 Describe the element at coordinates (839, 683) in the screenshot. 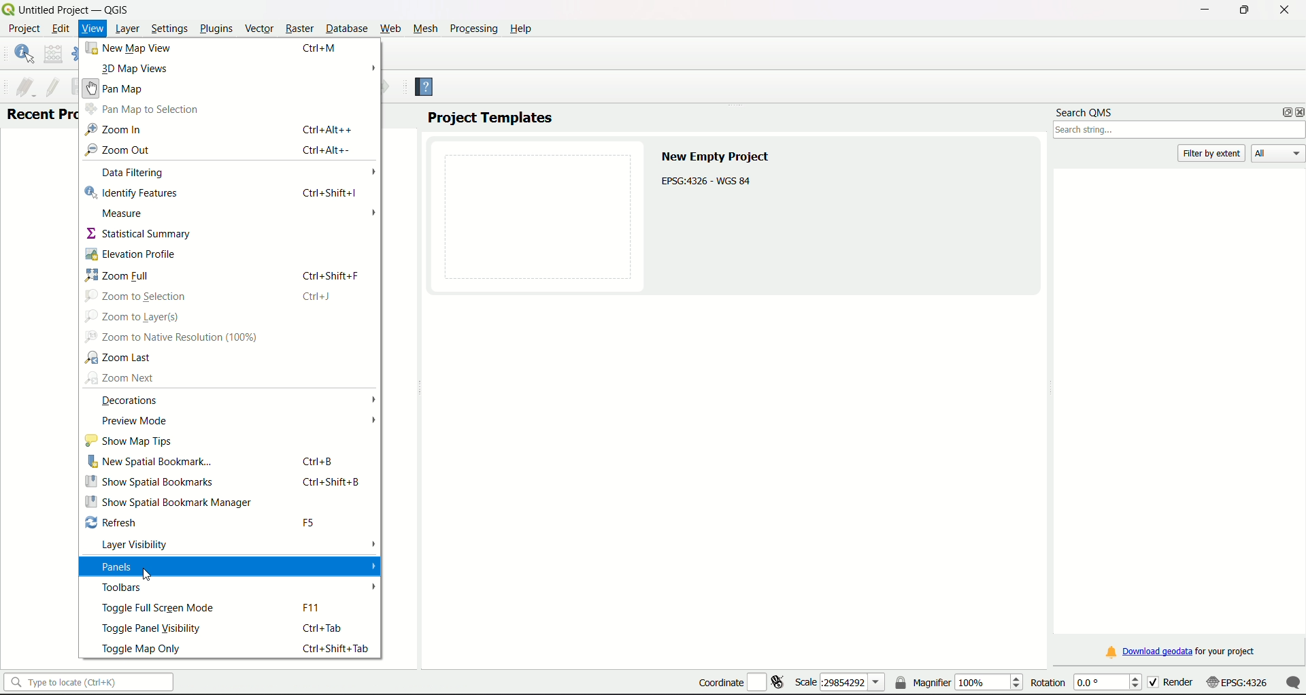

I see `scale` at that location.